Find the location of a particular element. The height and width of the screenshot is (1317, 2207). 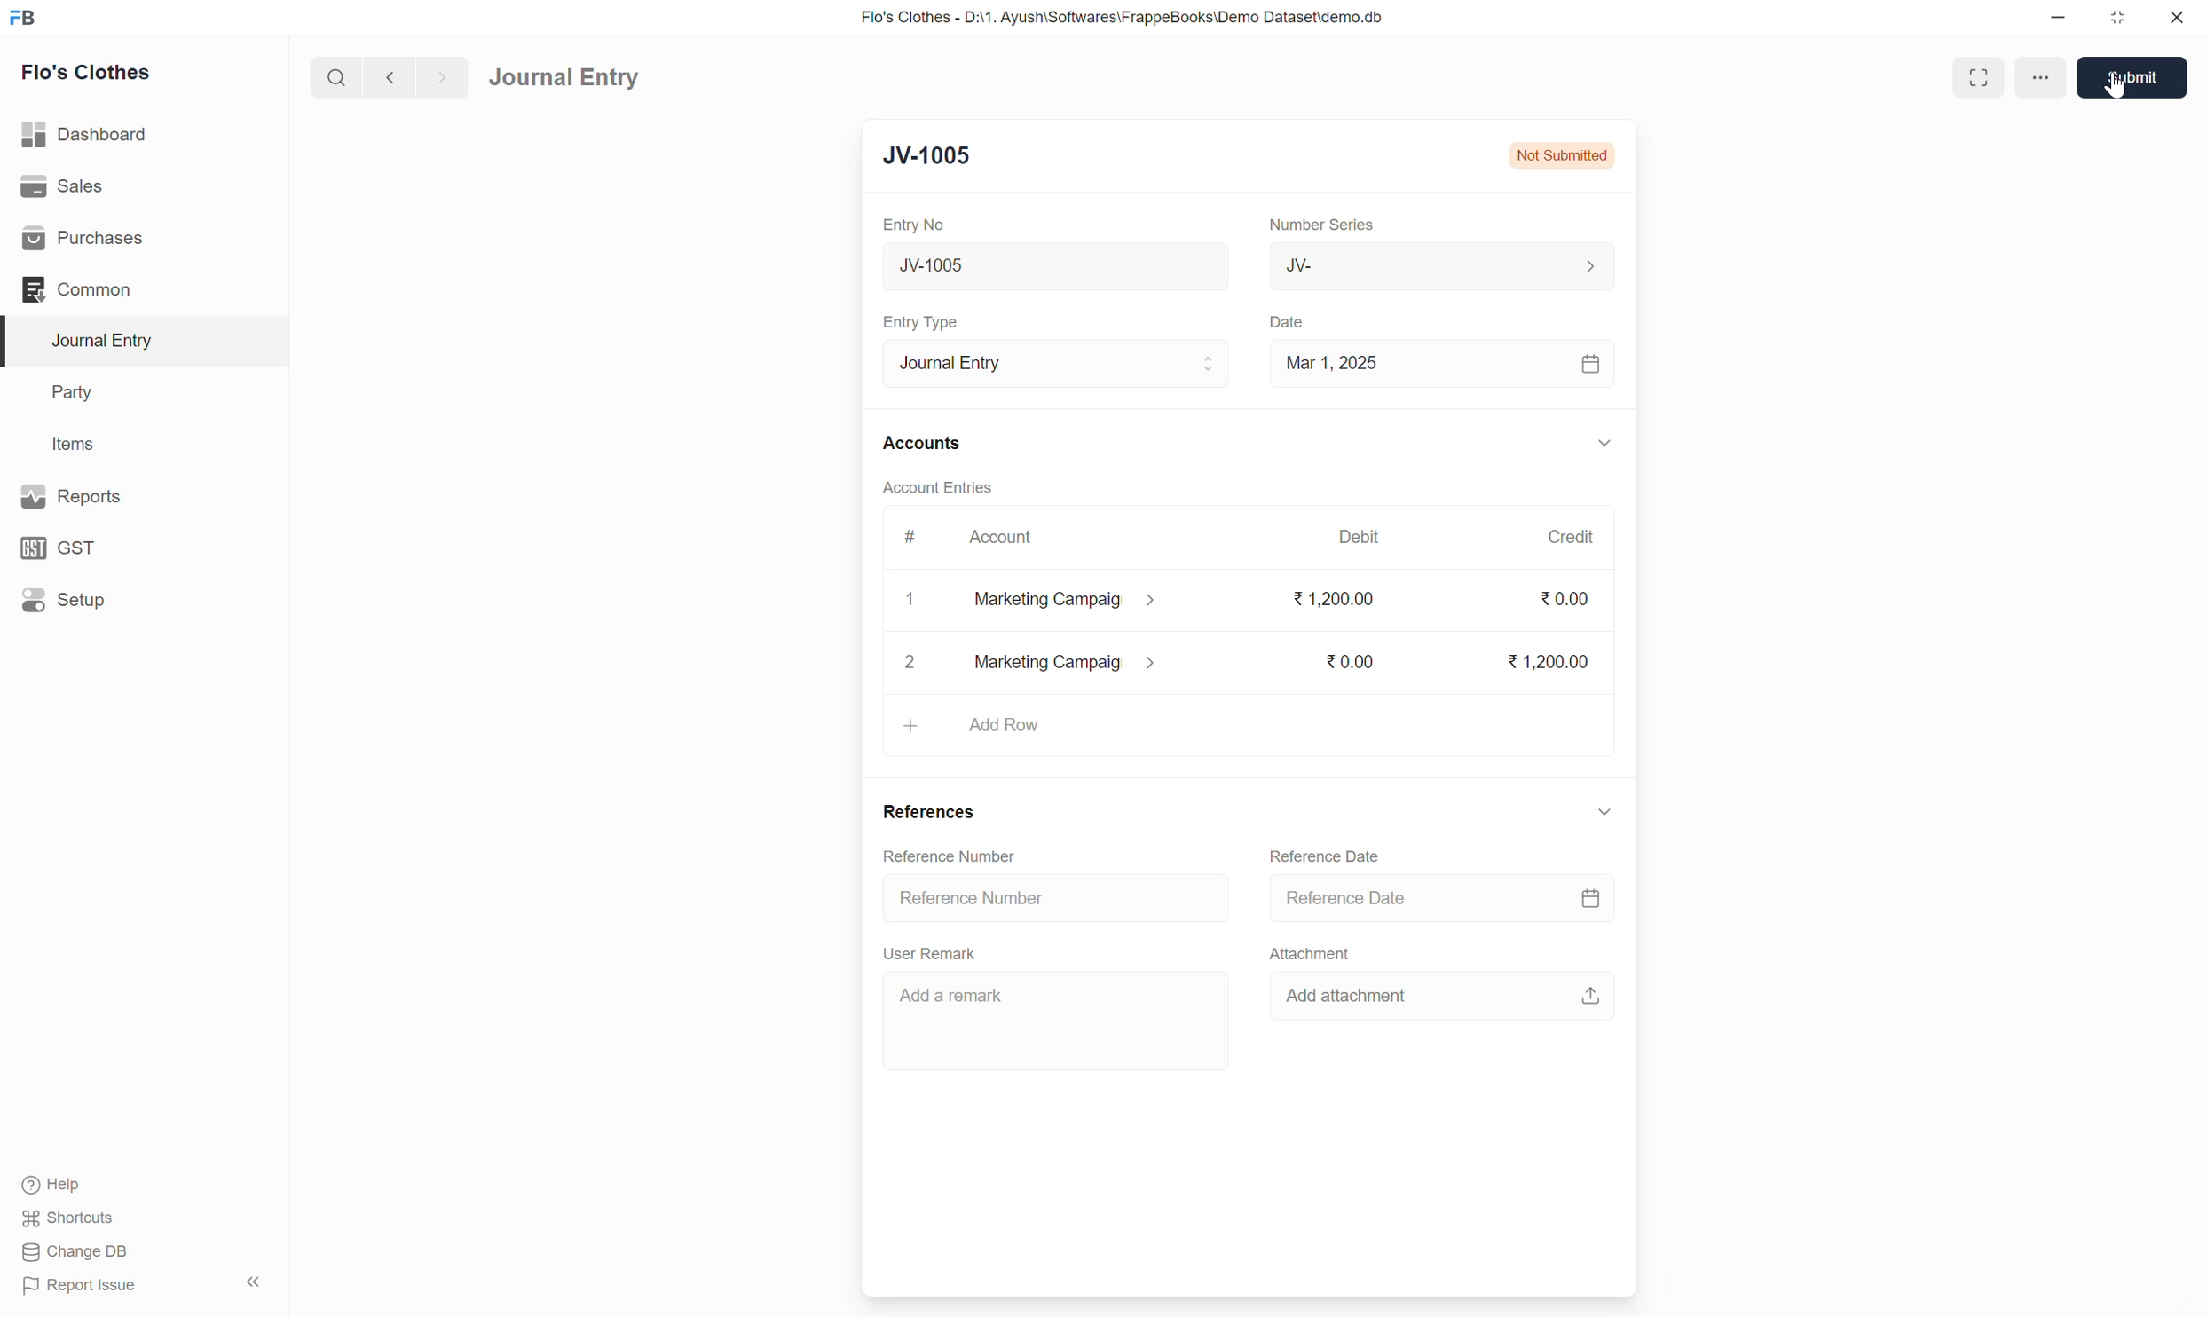

Credit is located at coordinates (1570, 536).